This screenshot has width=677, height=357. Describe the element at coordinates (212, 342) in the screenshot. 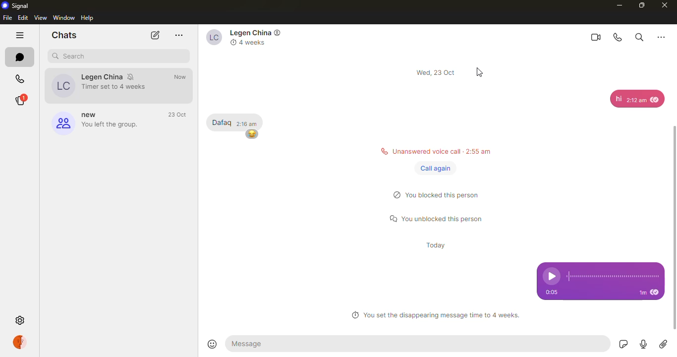

I see `emoji` at that location.